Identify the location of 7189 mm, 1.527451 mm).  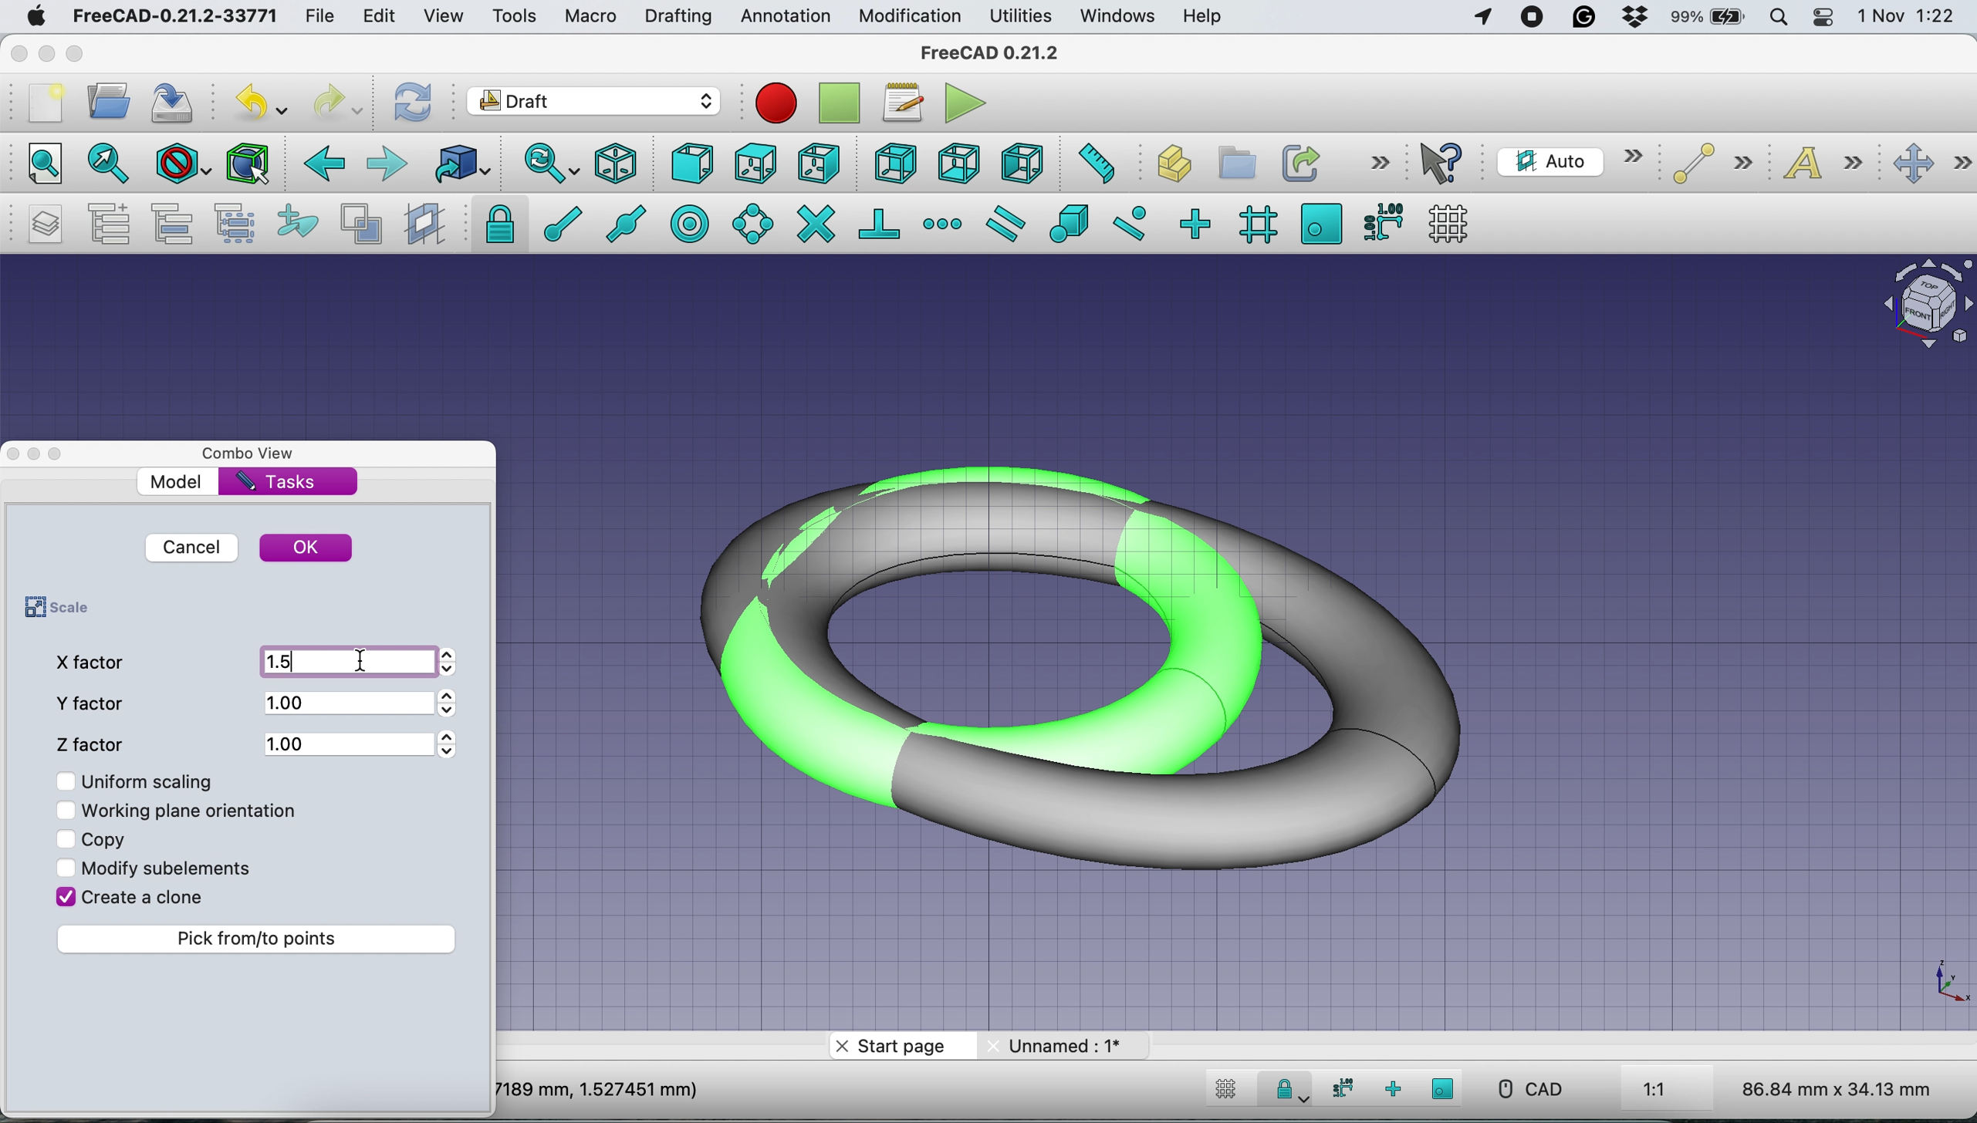
(599, 1088).